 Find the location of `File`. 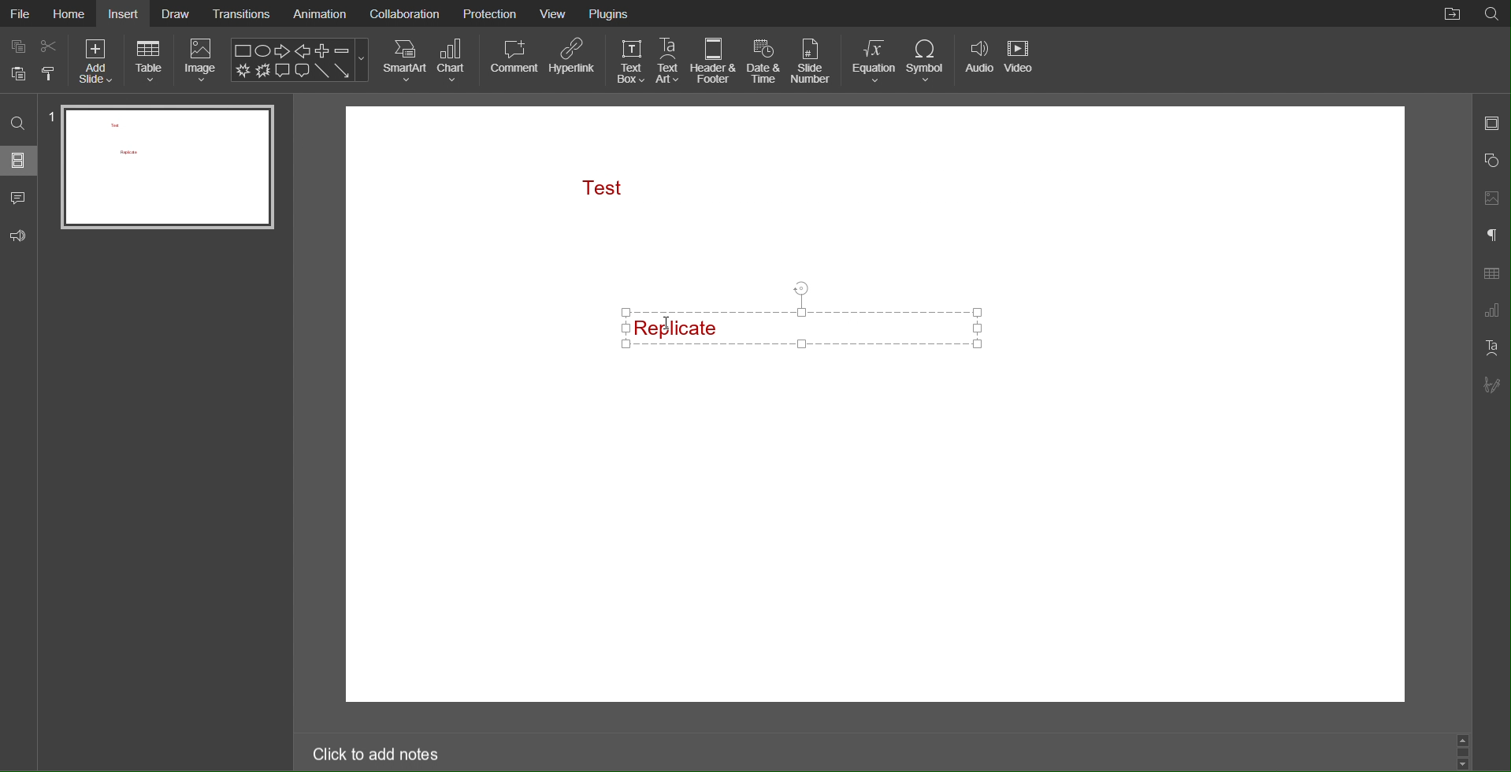

File is located at coordinates (20, 13).